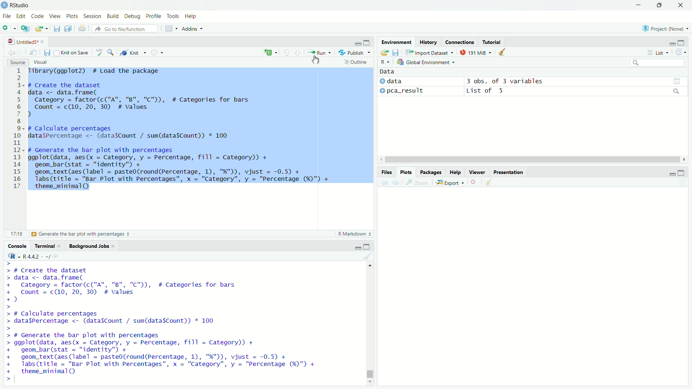 This screenshot has height=389, width=692. I want to click on minimize, so click(357, 42).